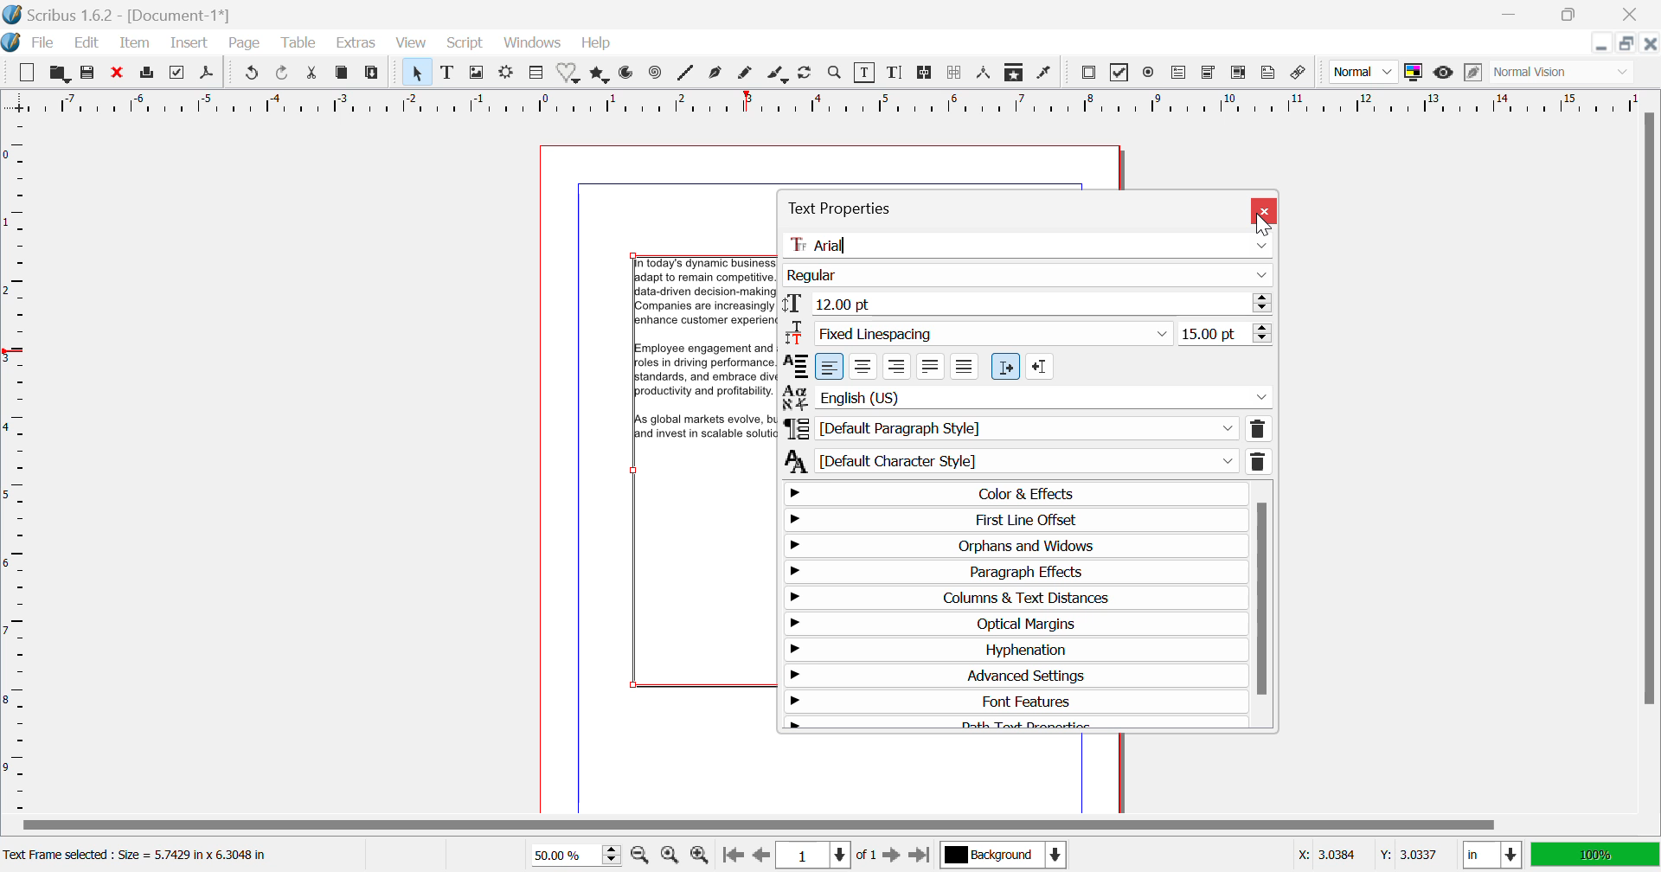 This screenshot has height=872, width=1661. I want to click on Bezier Curve, so click(715, 74).